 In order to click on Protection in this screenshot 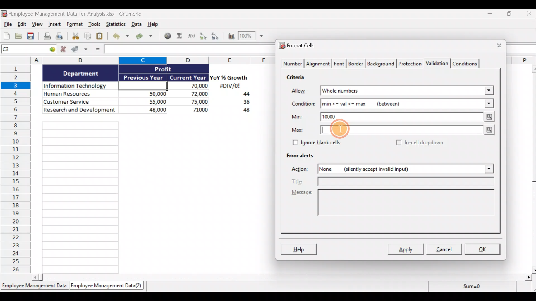, I will do `click(410, 63)`.